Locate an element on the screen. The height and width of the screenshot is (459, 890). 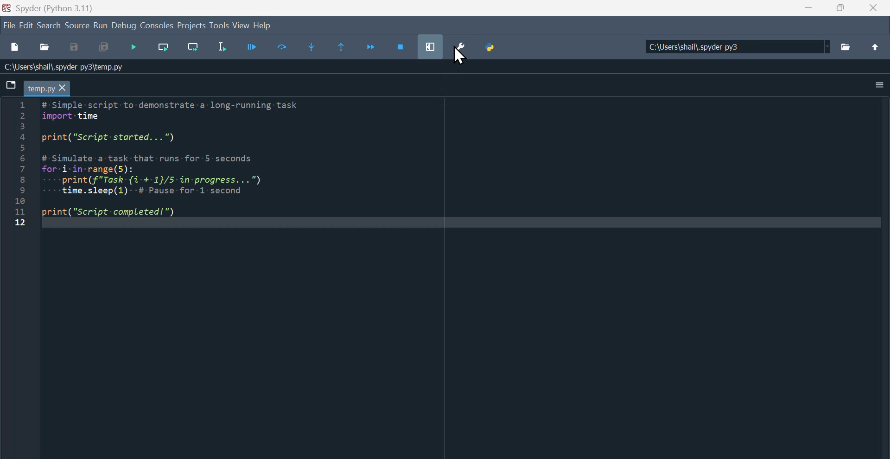
Edit is located at coordinates (26, 26).